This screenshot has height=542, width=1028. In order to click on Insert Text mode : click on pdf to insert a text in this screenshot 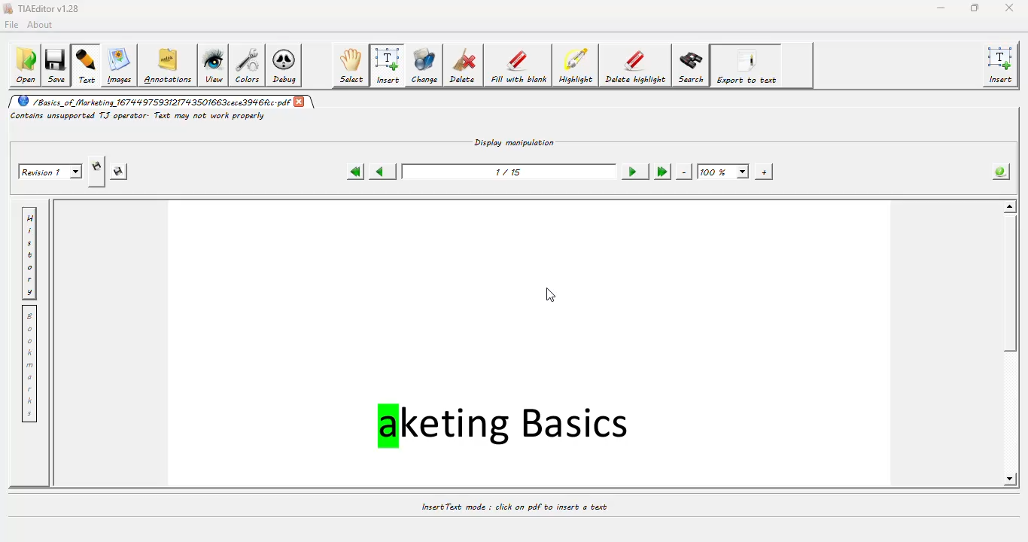, I will do `click(515, 506)`.